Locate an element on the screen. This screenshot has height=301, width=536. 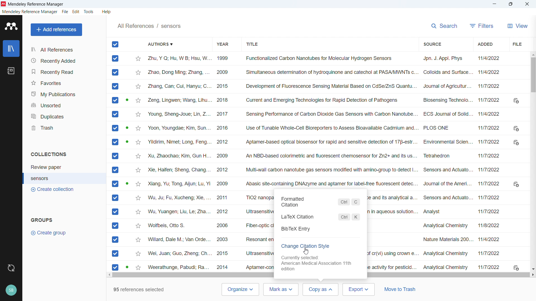
notebook is located at coordinates (11, 71).